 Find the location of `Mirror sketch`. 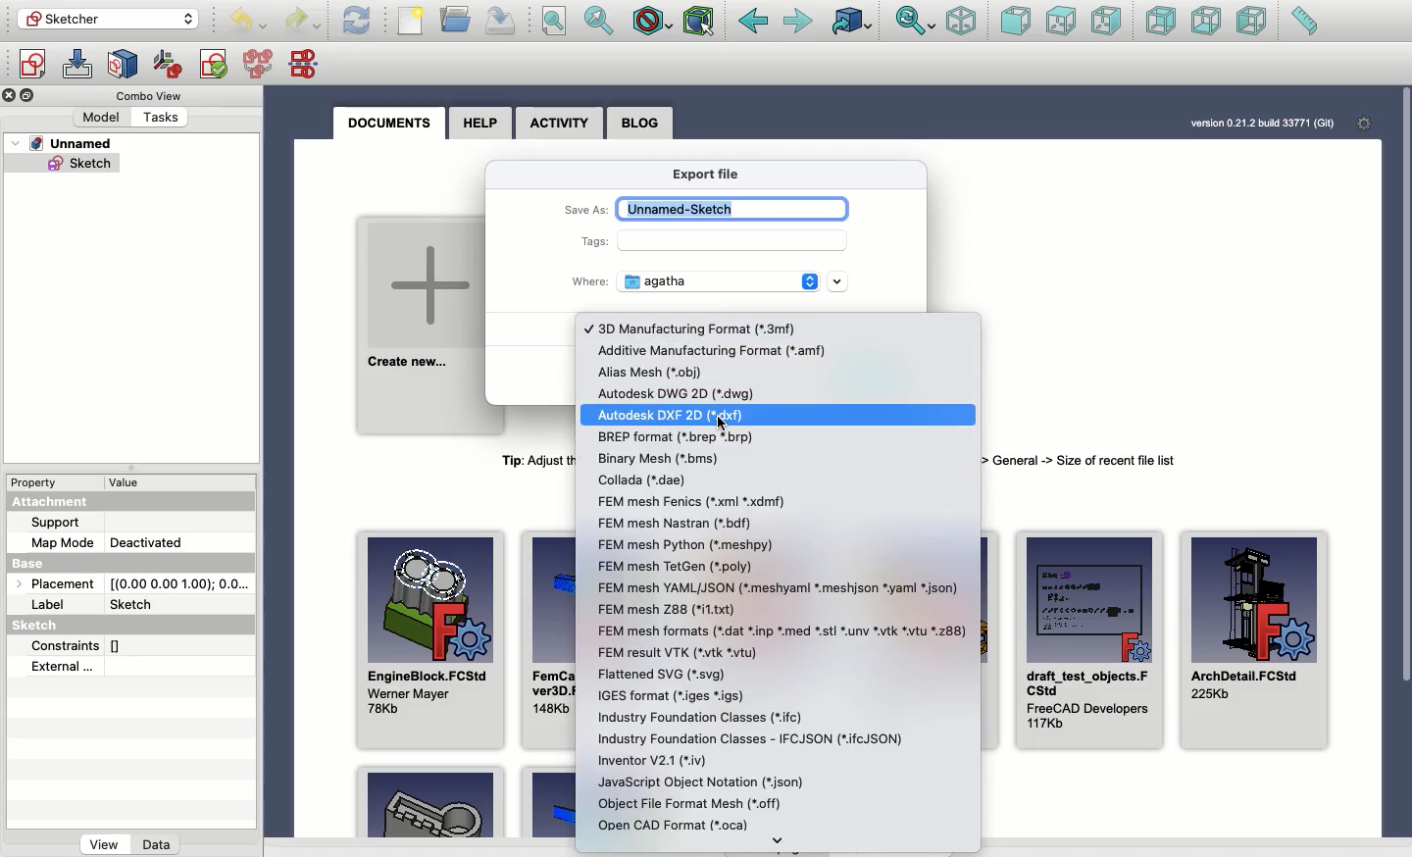

Mirror sketch is located at coordinates (307, 65).